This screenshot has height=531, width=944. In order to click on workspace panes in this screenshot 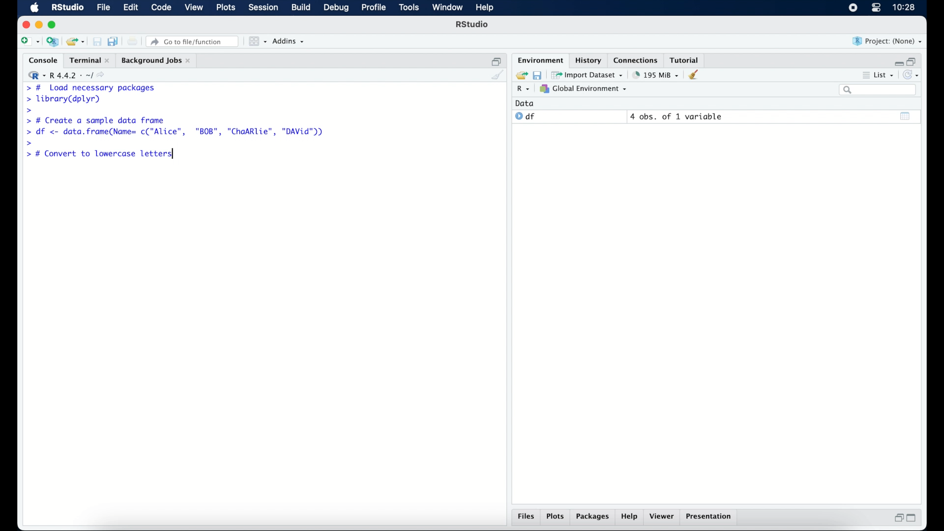, I will do `click(257, 41)`.